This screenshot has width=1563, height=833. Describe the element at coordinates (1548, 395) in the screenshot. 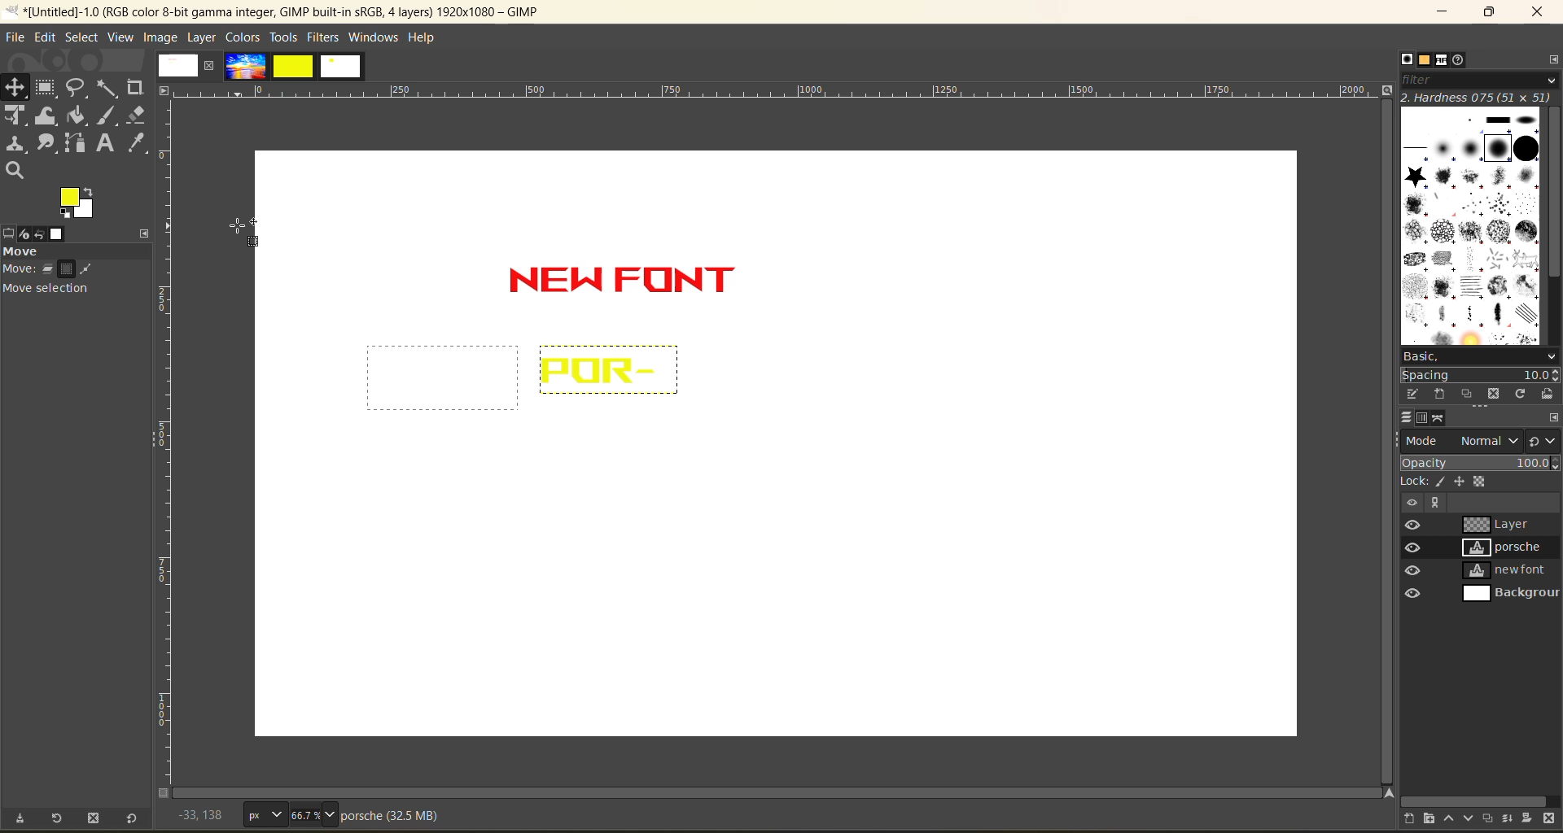

I see `open brush as image` at that location.